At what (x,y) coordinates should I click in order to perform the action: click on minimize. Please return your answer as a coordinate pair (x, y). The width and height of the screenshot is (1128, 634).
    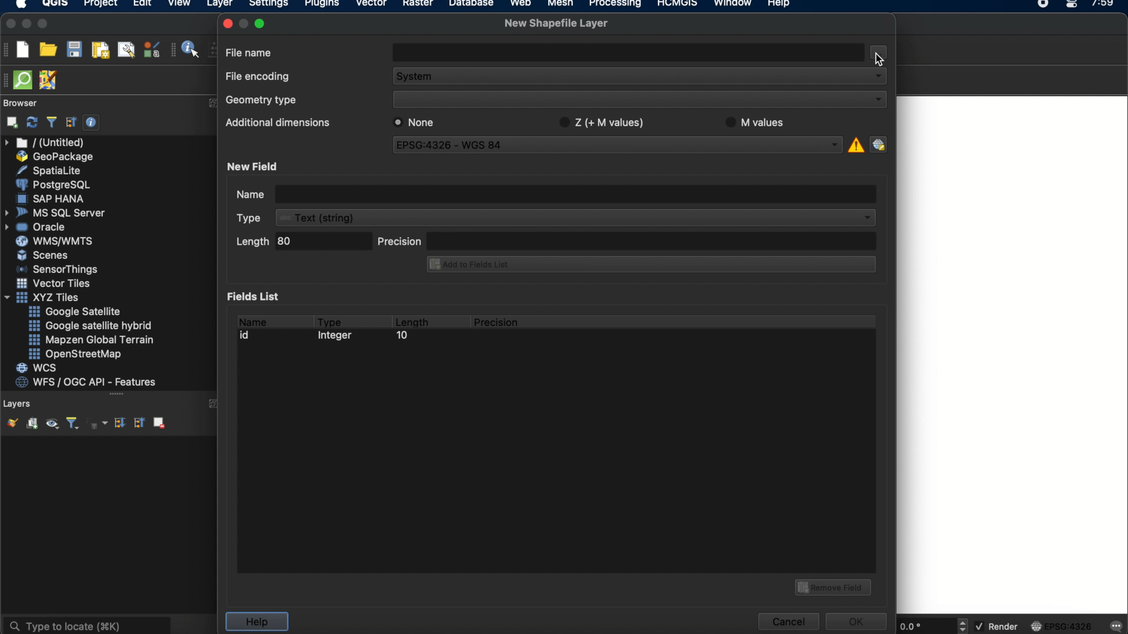
    Looking at the image, I should click on (26, 24).